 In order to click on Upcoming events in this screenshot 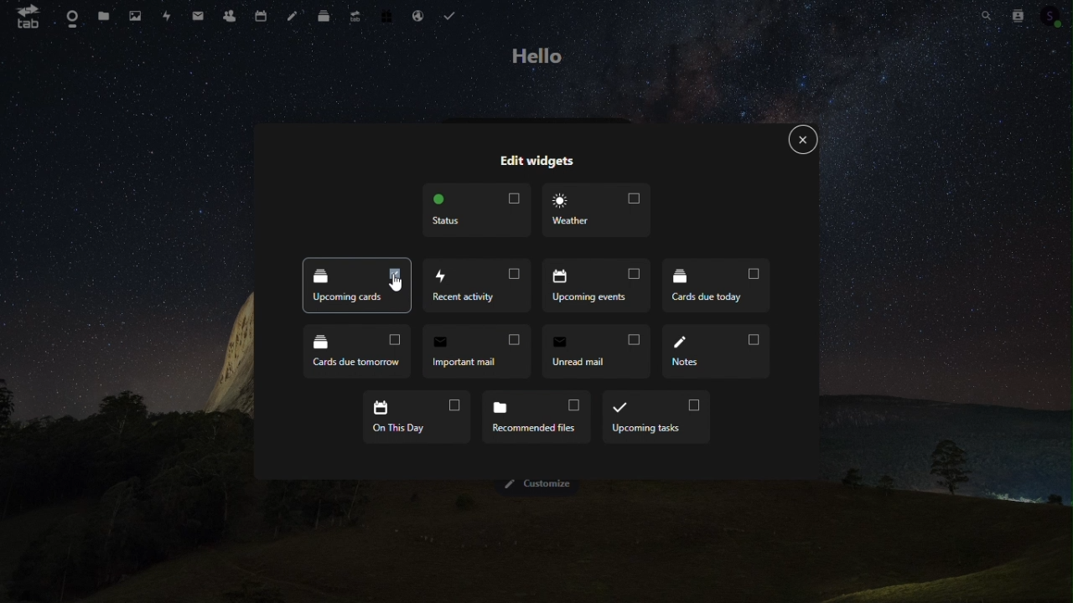, I will do `click(594, 285)`.